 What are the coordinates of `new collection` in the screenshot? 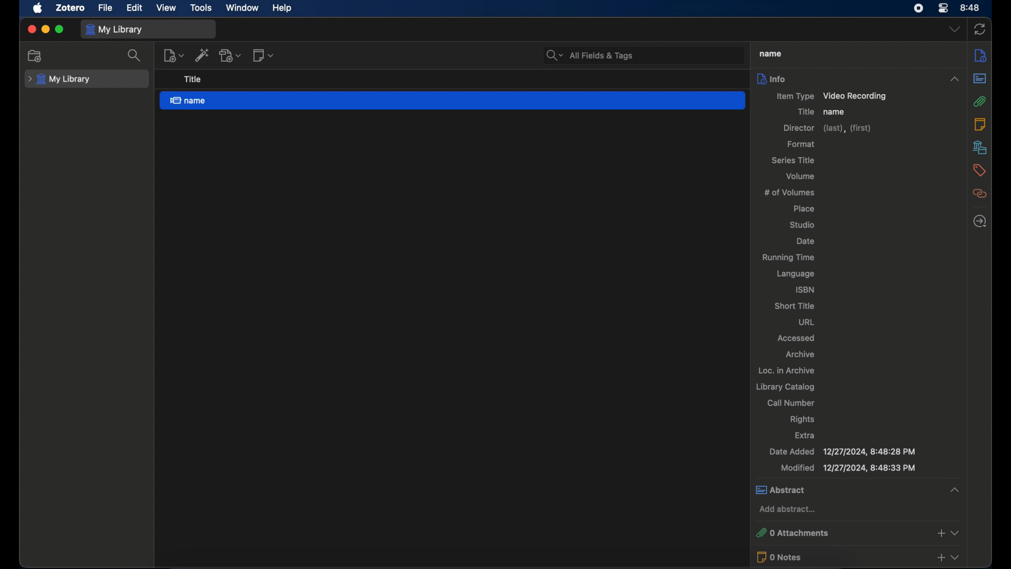 It's located at (36, 56).